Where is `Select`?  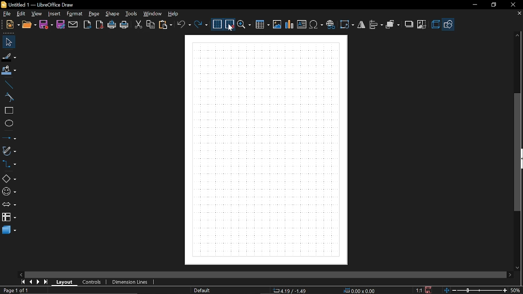
Select is located at coordinates (7, 42).